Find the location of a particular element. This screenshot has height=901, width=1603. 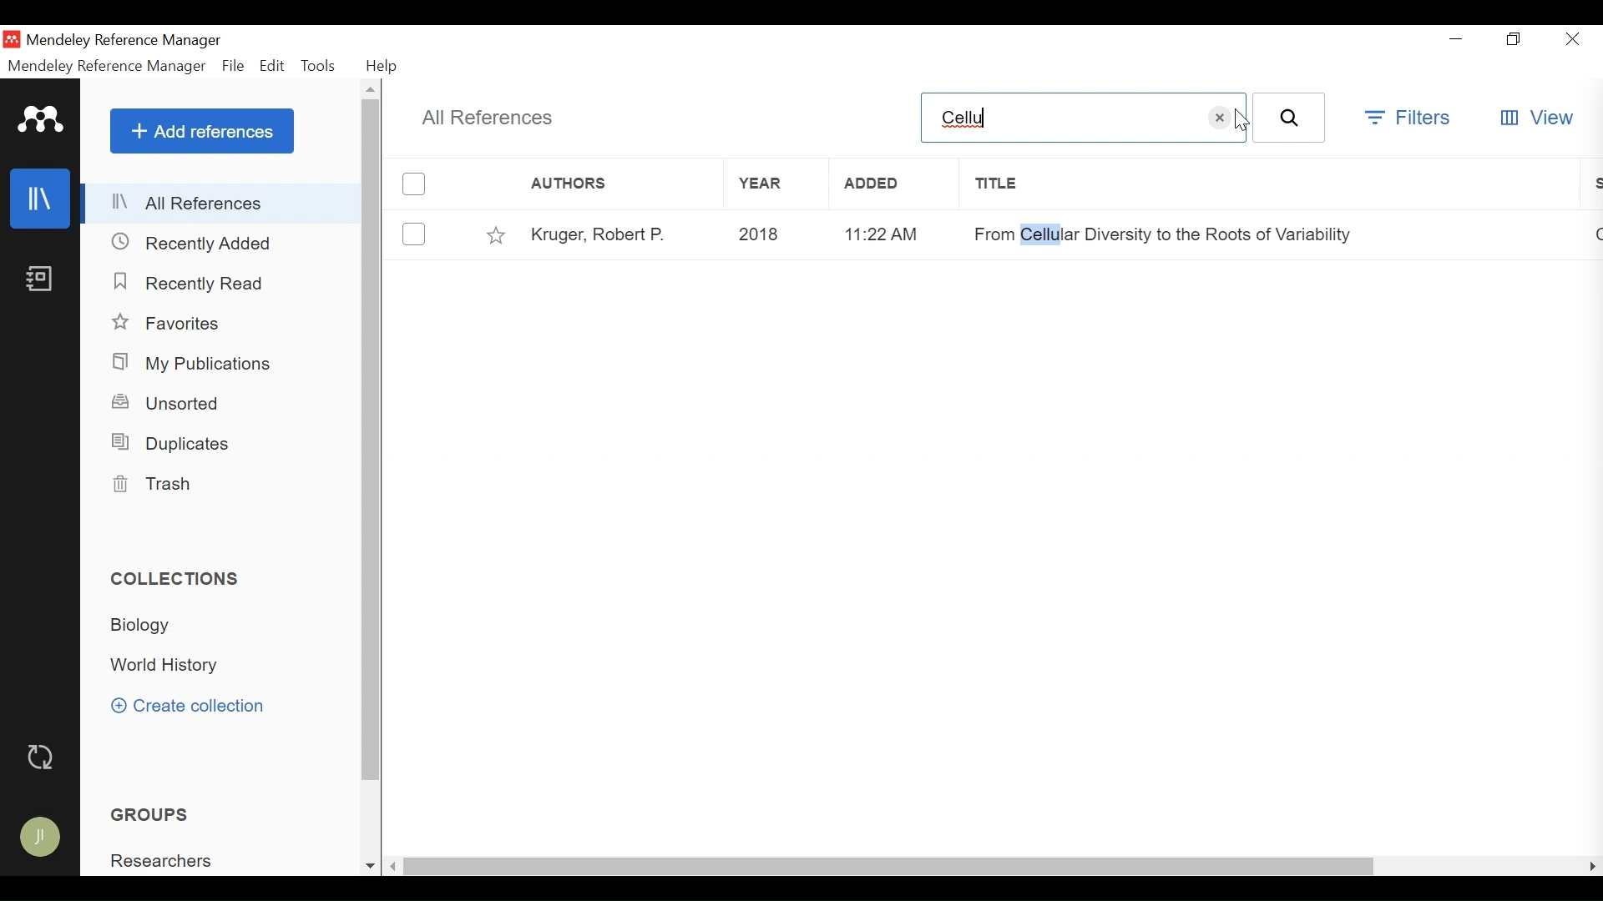

cursor is located at coordinates (1244, 119).